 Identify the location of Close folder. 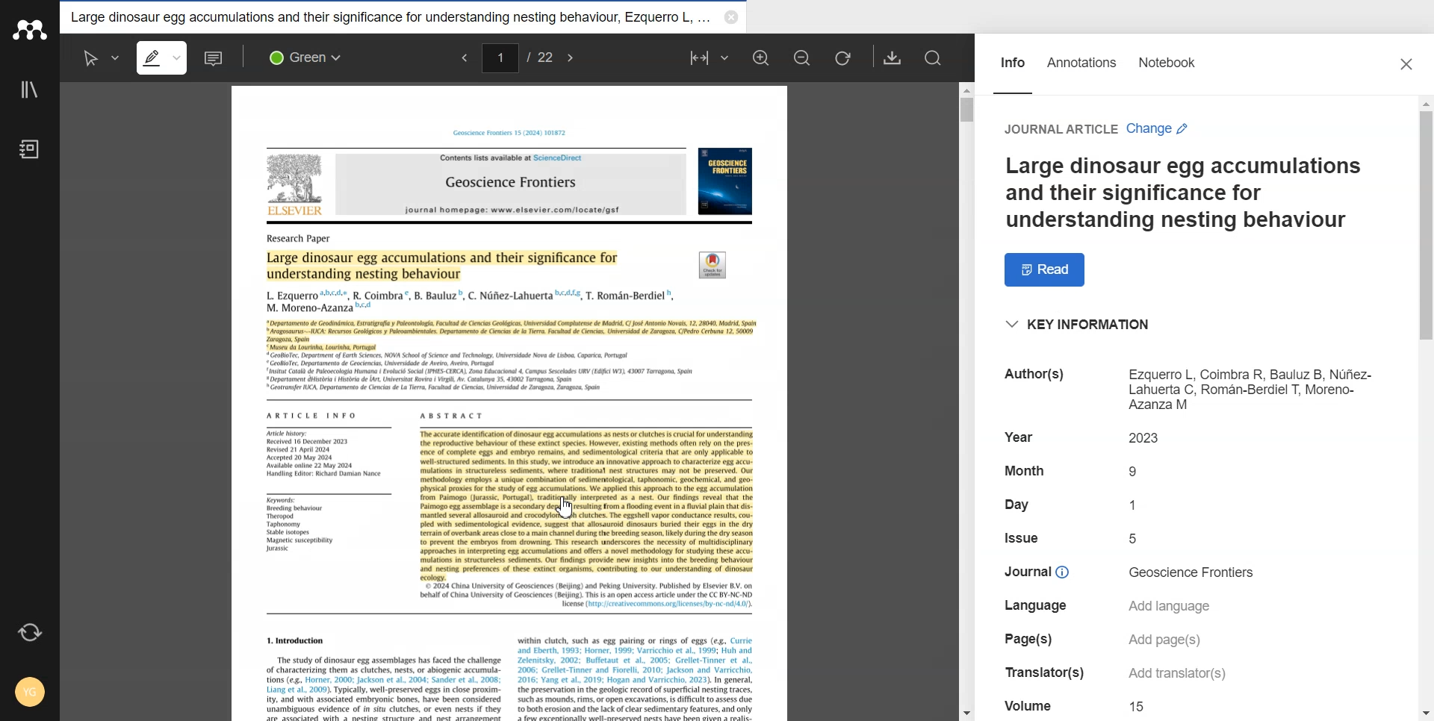
(731, 19).